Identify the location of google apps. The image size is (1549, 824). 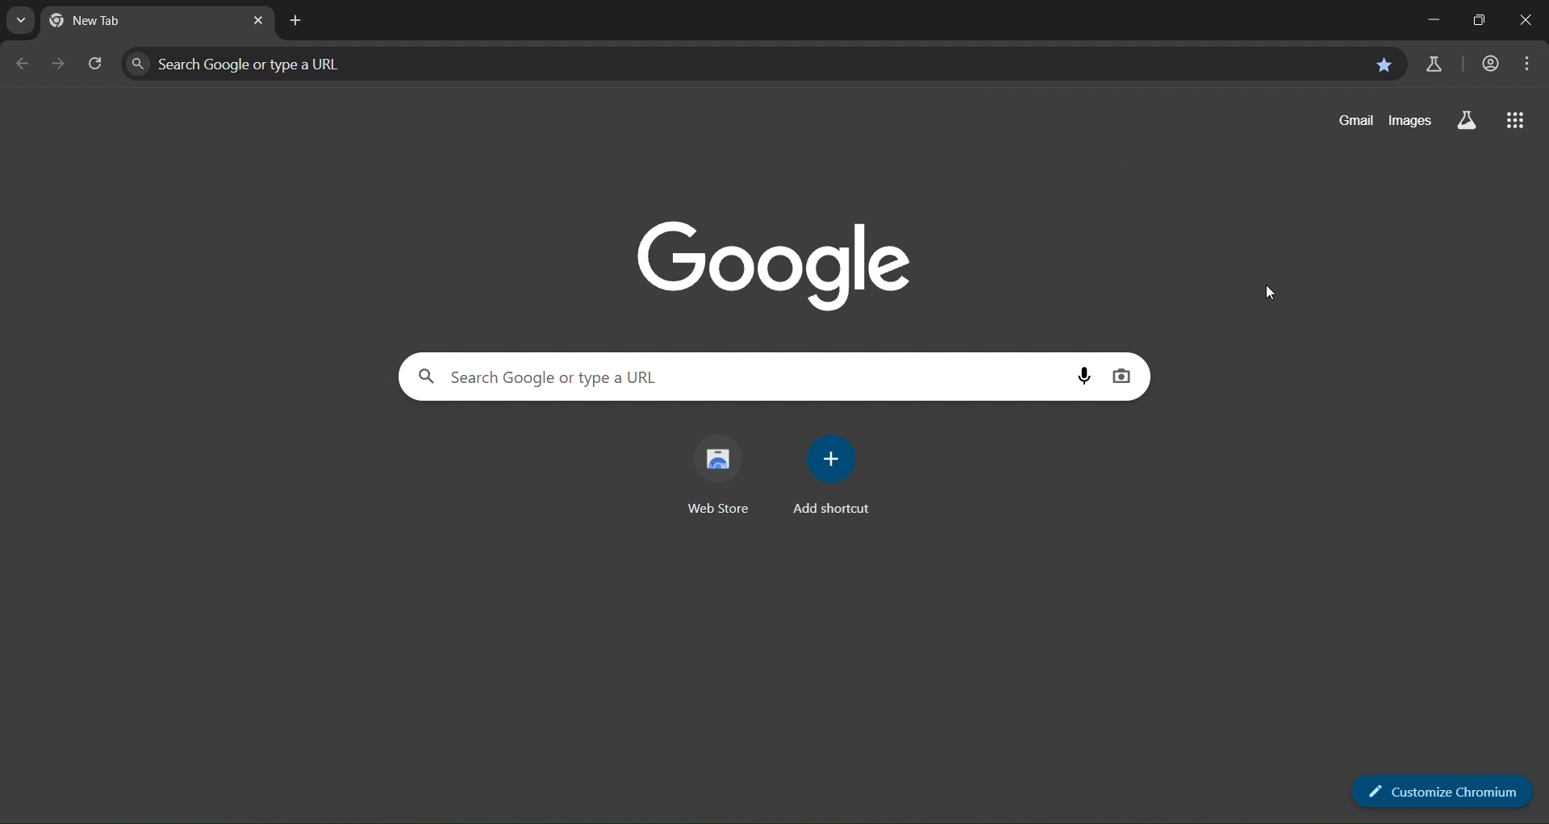
(1514, 123).